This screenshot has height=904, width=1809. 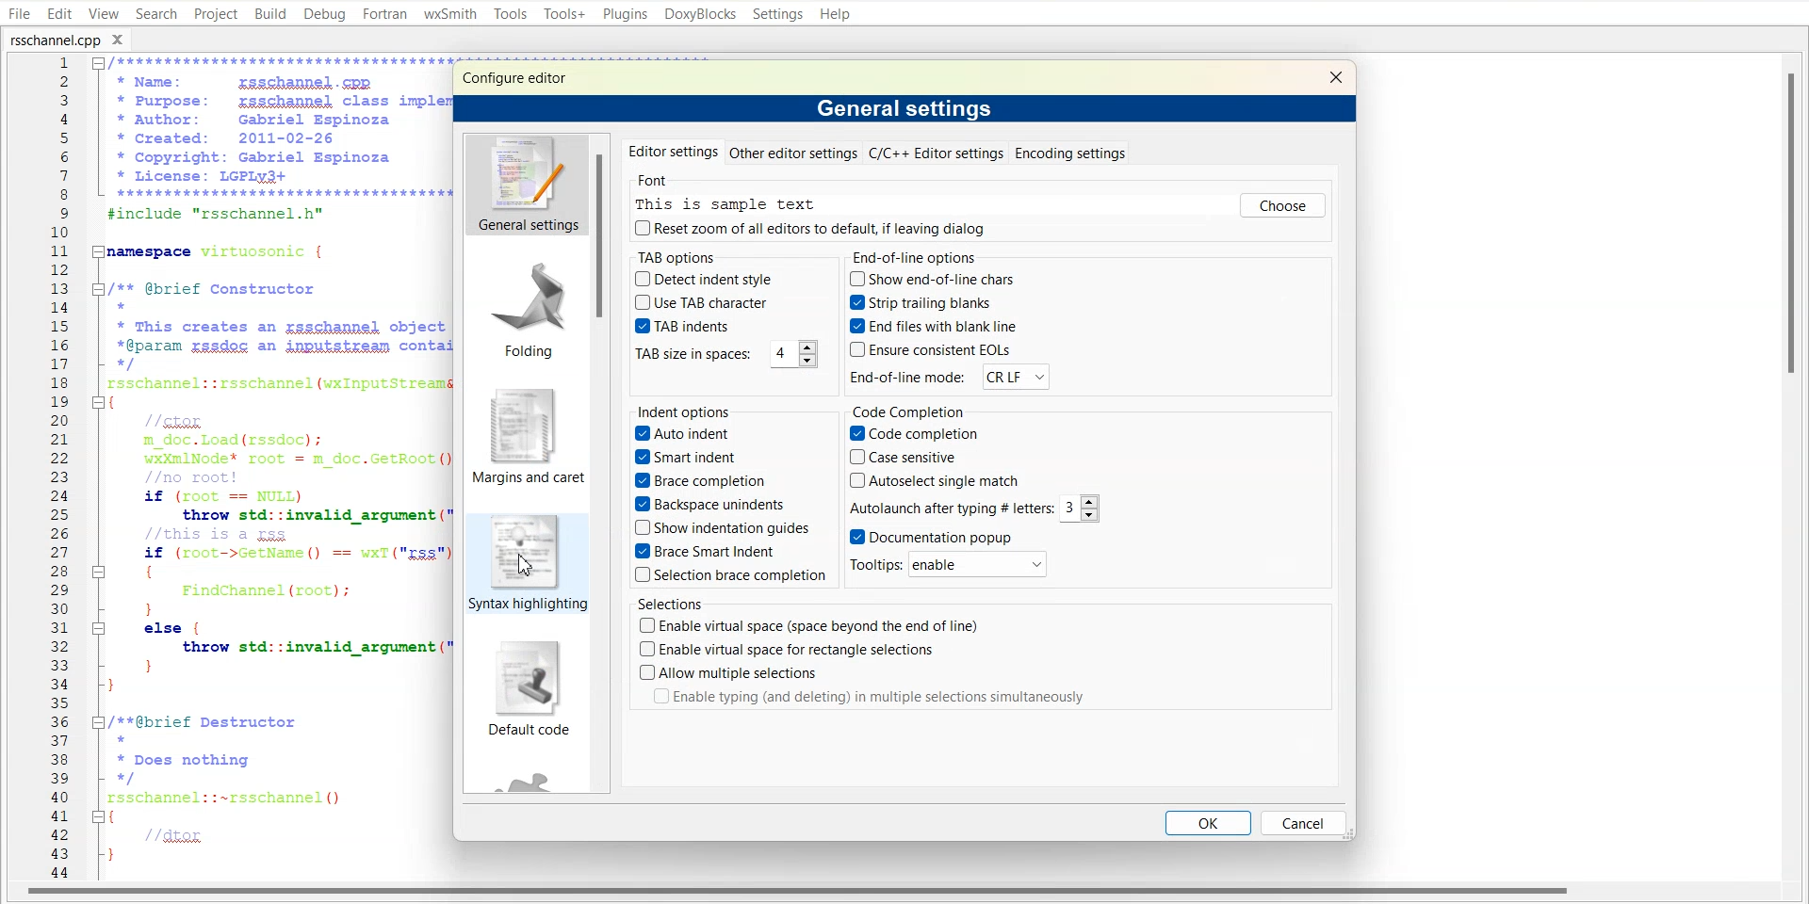 What do you see at coordinates (602, 463) in the screenshot?
I see `Vertical scroll bar` at bounding box center [602, 463].